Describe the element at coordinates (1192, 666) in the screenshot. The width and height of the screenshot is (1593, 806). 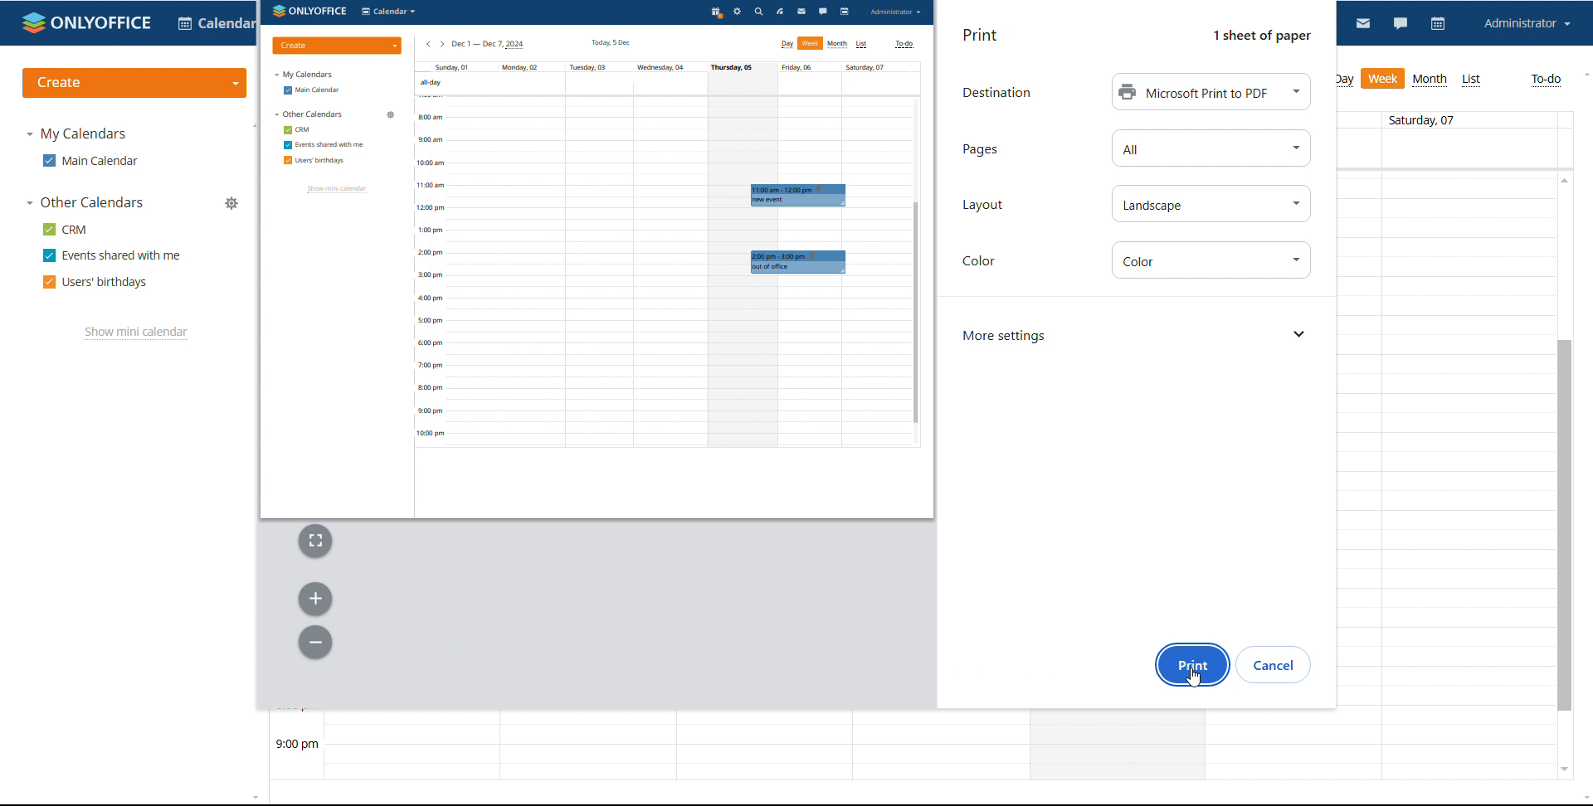
I see `print` at that location.